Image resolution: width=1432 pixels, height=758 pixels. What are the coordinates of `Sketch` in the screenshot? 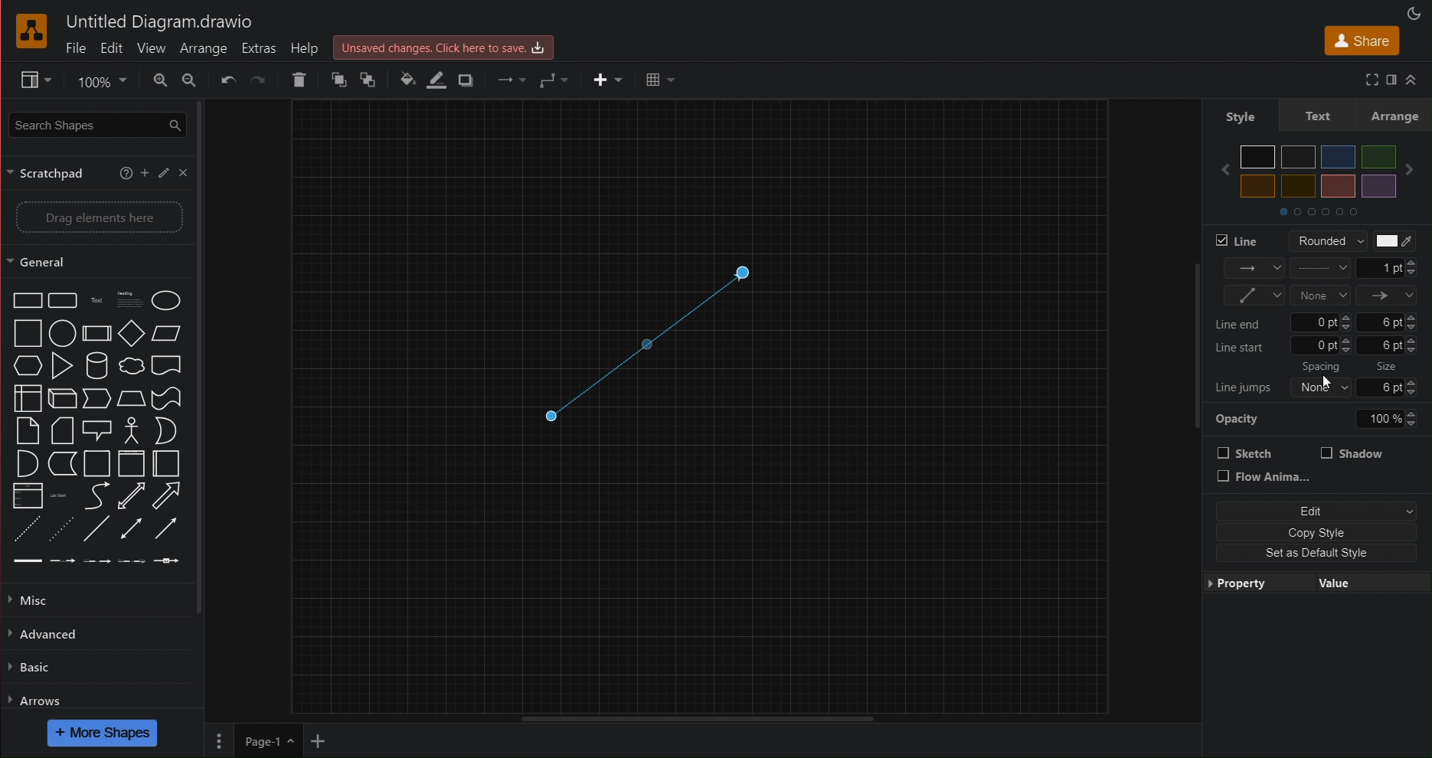 It's located at (1246, 453).